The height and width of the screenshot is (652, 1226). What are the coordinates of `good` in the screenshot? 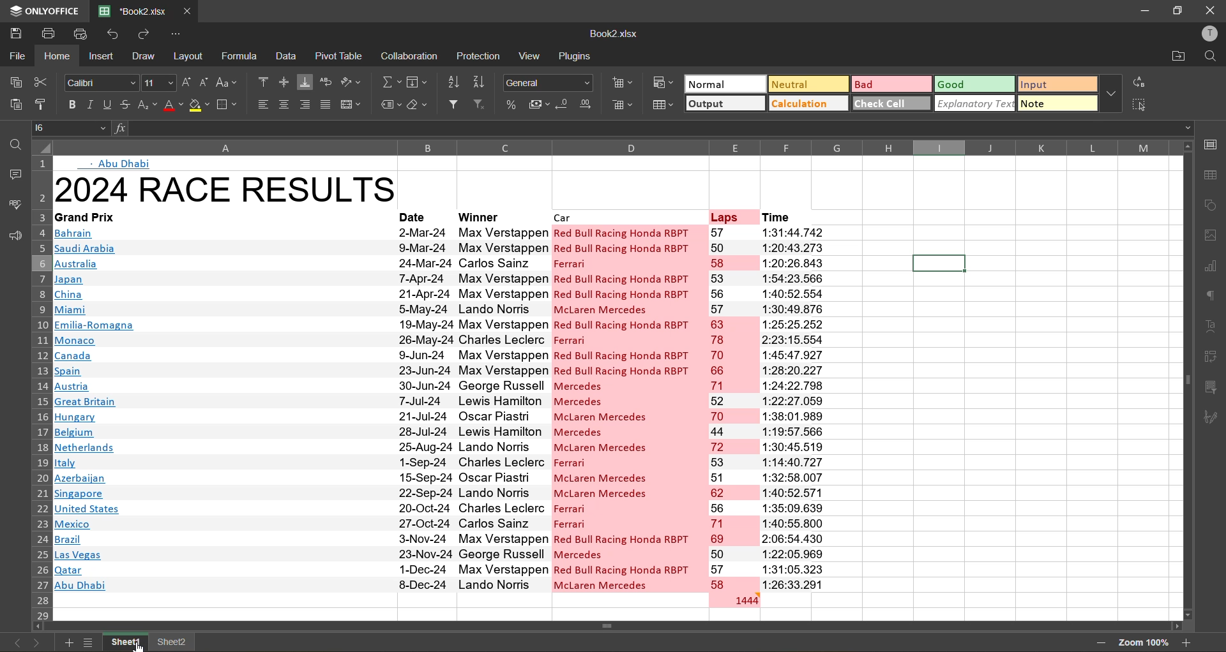 It's located at (973, 86).